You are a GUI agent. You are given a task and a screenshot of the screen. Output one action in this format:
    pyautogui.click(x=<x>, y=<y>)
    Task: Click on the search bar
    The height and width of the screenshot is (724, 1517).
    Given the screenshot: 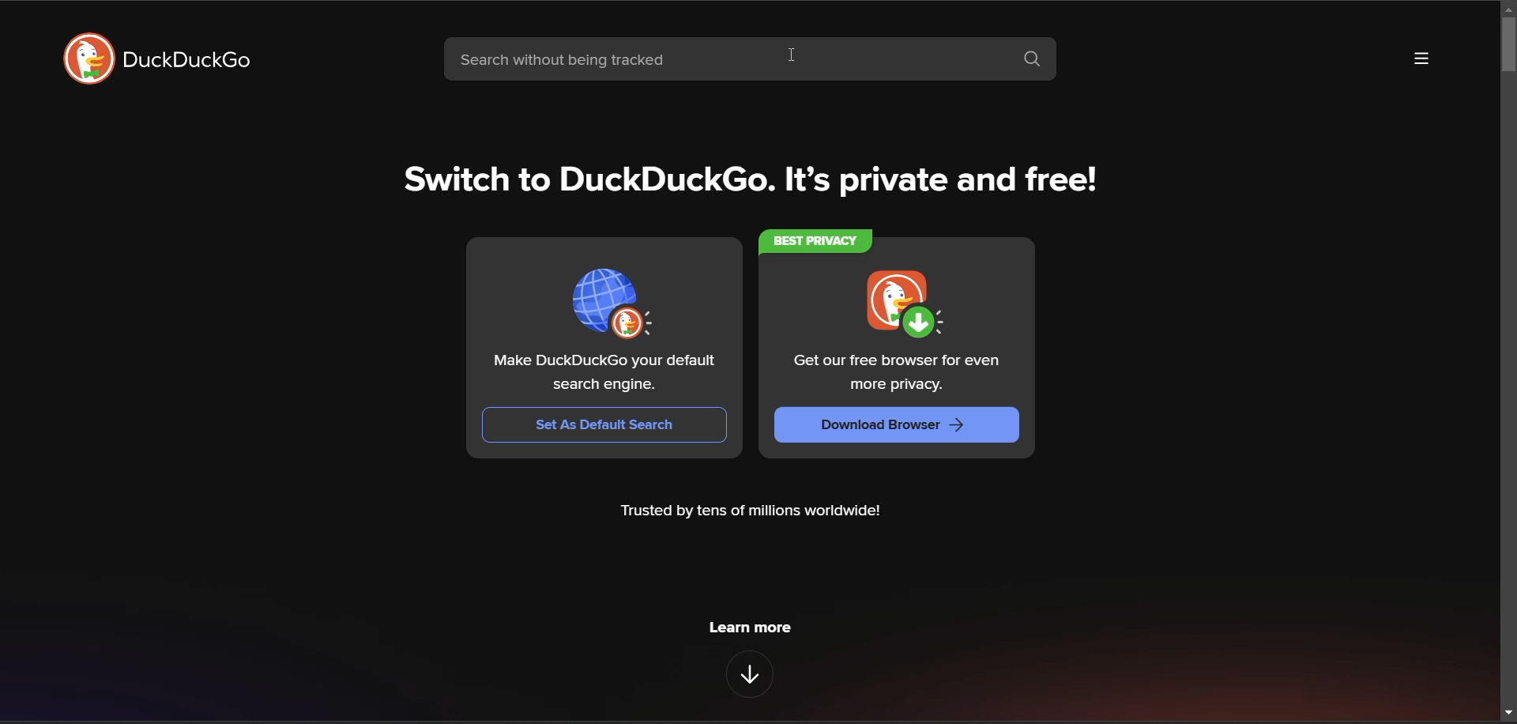 What is the action you would take?
    pyautogui.click(x=721, y=59)
    